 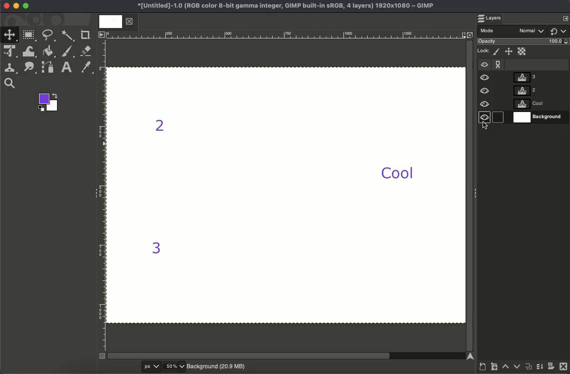 What do you see at coordinates (174, 366) in the screenshot?
I see `50%` at bounding box center [174, 366].